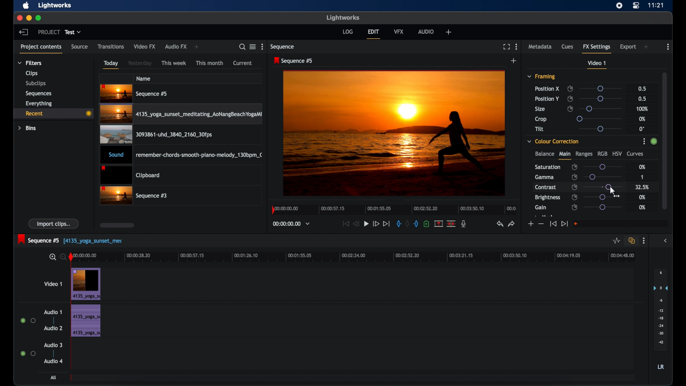 This screenshot has height=386, width=686. I want to click on main, so click(565, 155).